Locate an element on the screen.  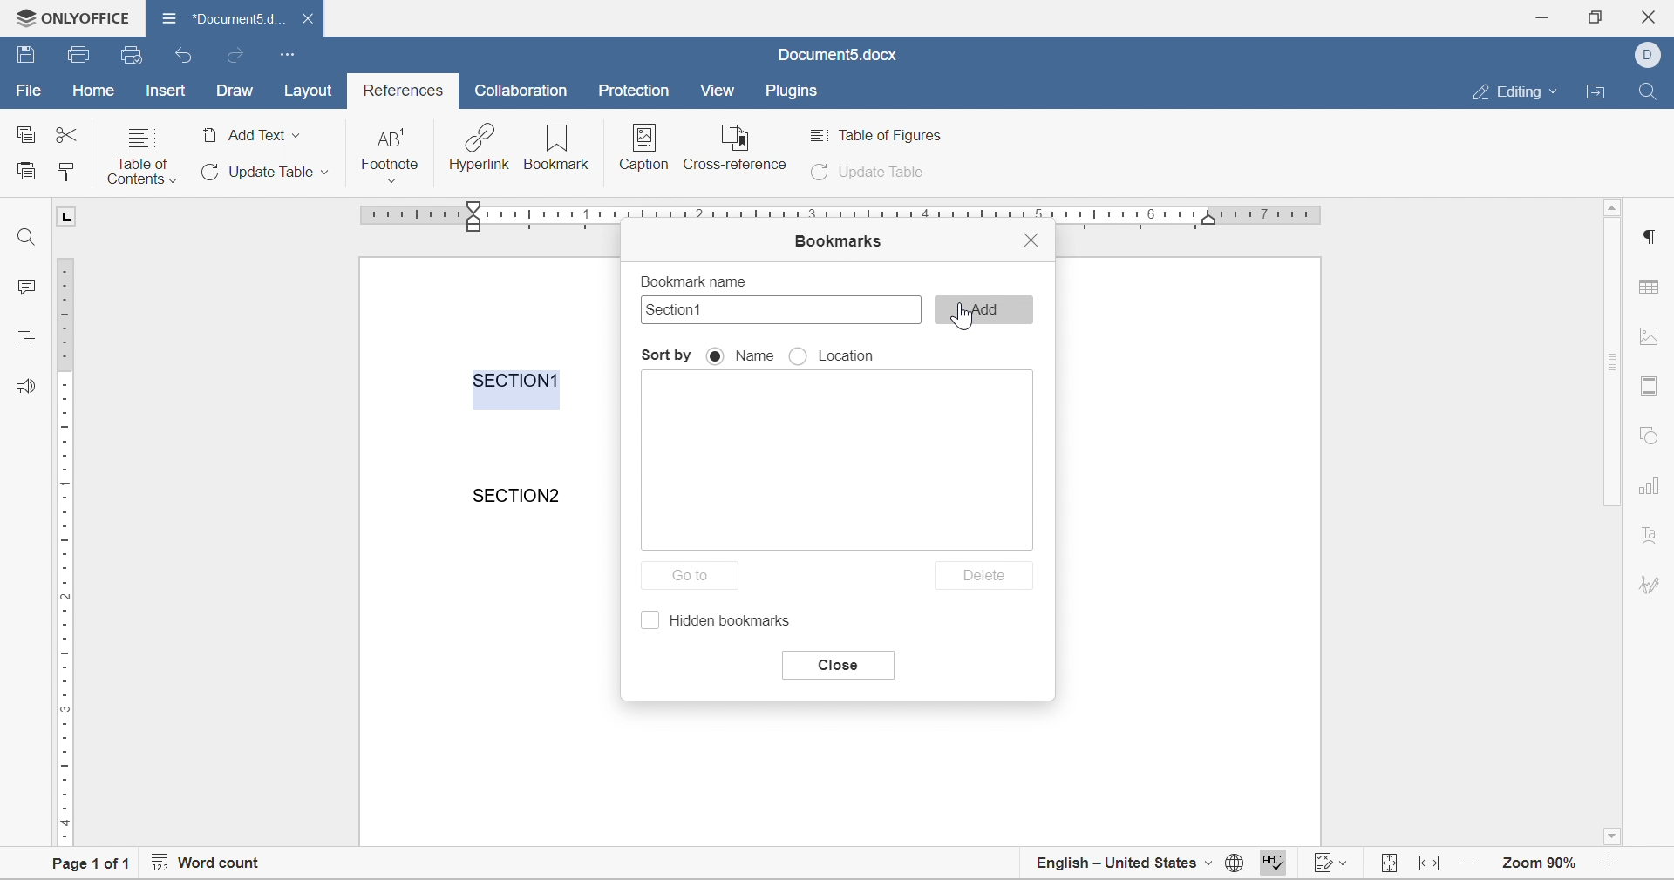
collaboration is located at coordinates (524, 91).